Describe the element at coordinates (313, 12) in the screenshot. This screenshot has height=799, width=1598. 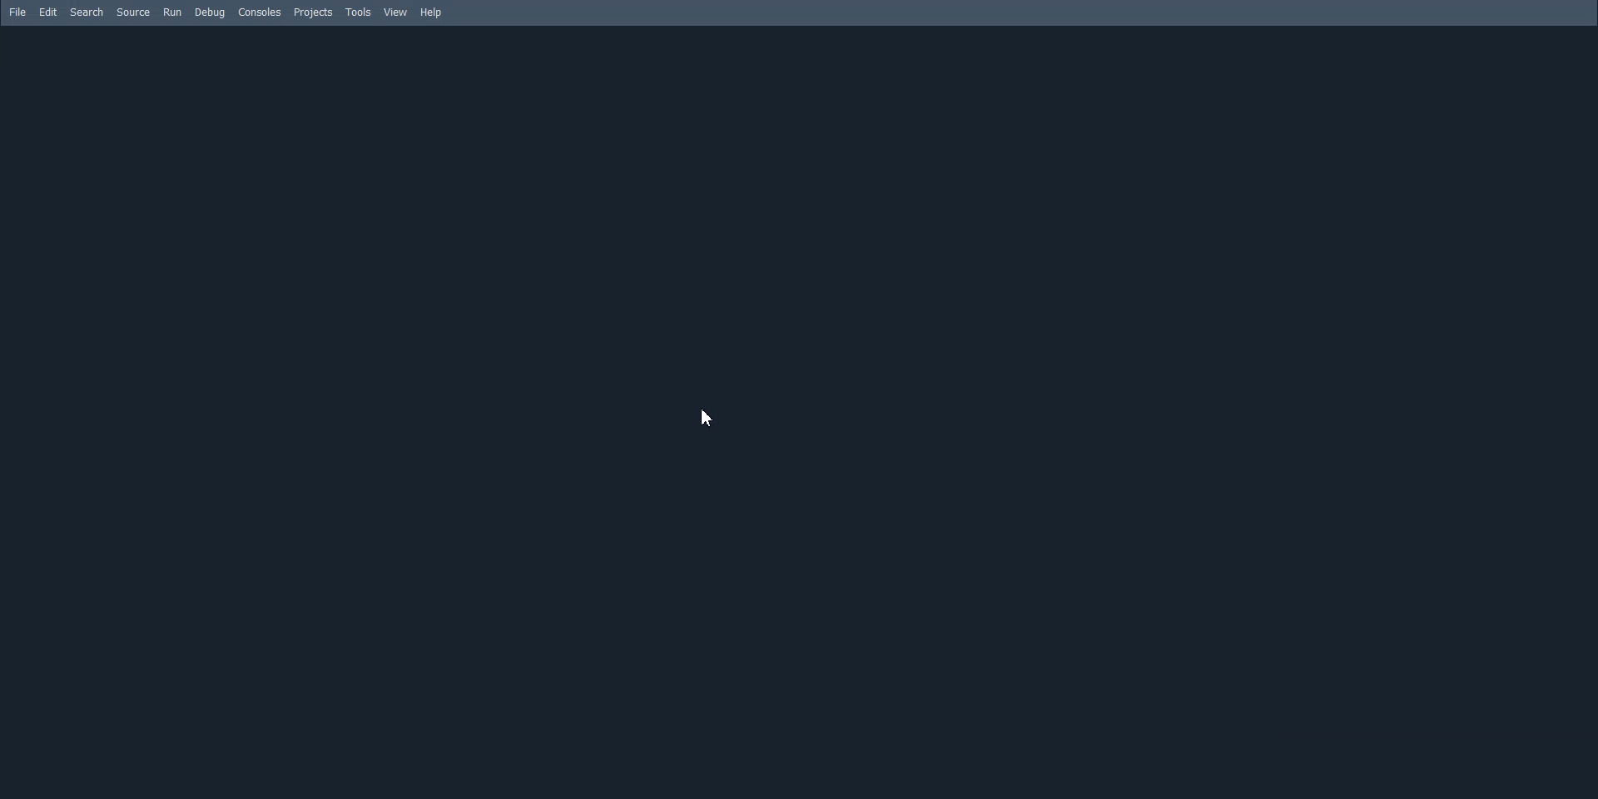
I see `Projects` at that location.